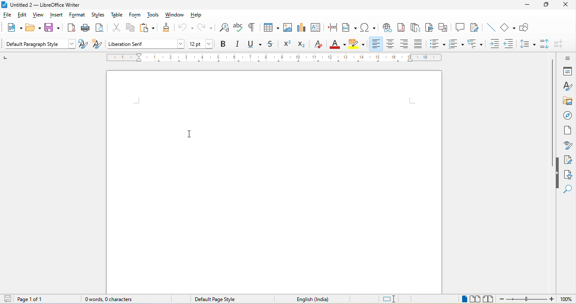 The width and height of the screenshot is (576, 304). I want to click on gallery art, so click(567, 101).